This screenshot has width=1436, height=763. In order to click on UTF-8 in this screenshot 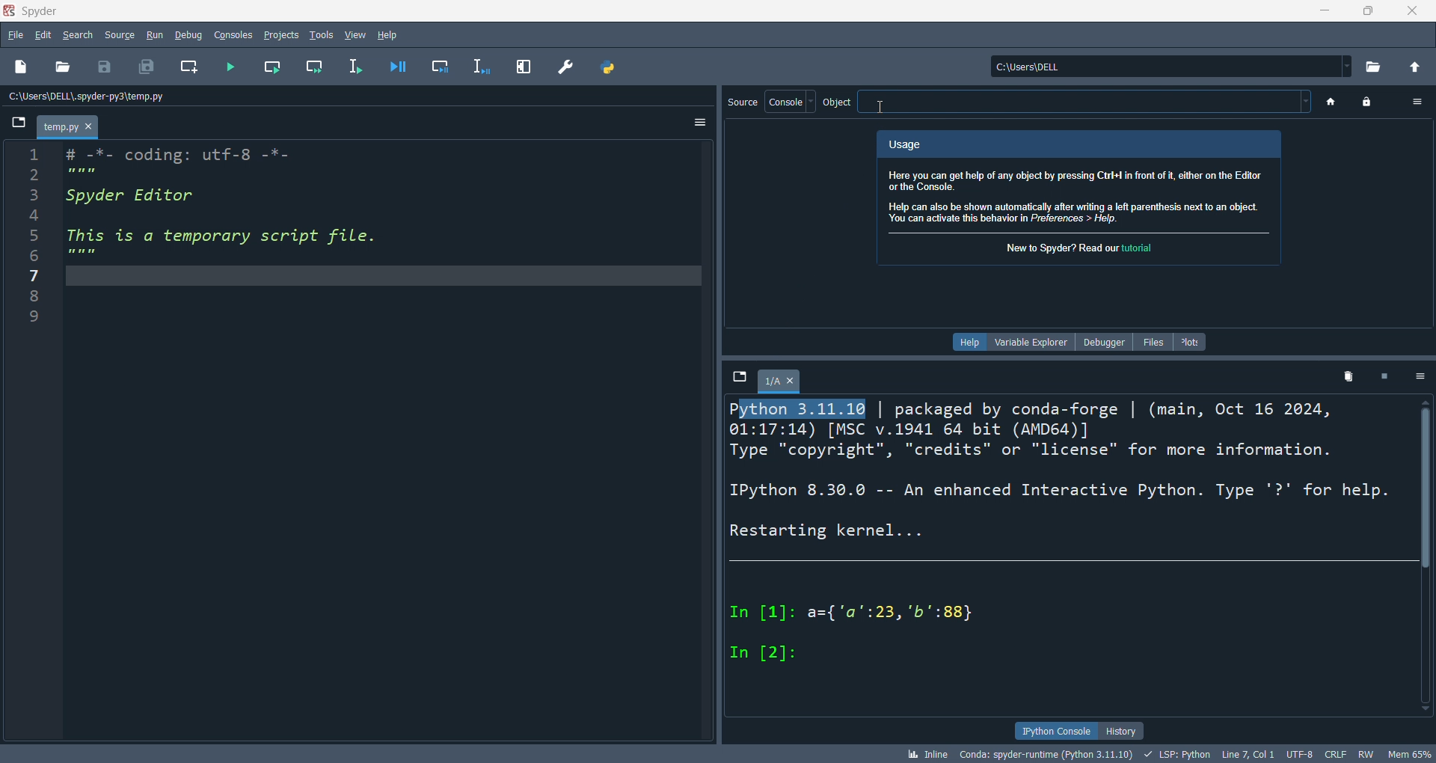, I will do `click(1298, 753)`.